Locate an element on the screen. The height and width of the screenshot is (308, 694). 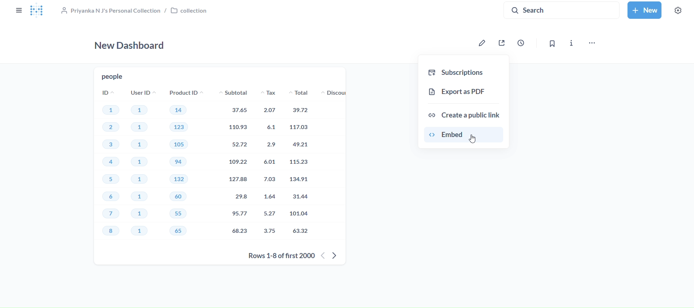
settings is located at coordinates (678, 11).